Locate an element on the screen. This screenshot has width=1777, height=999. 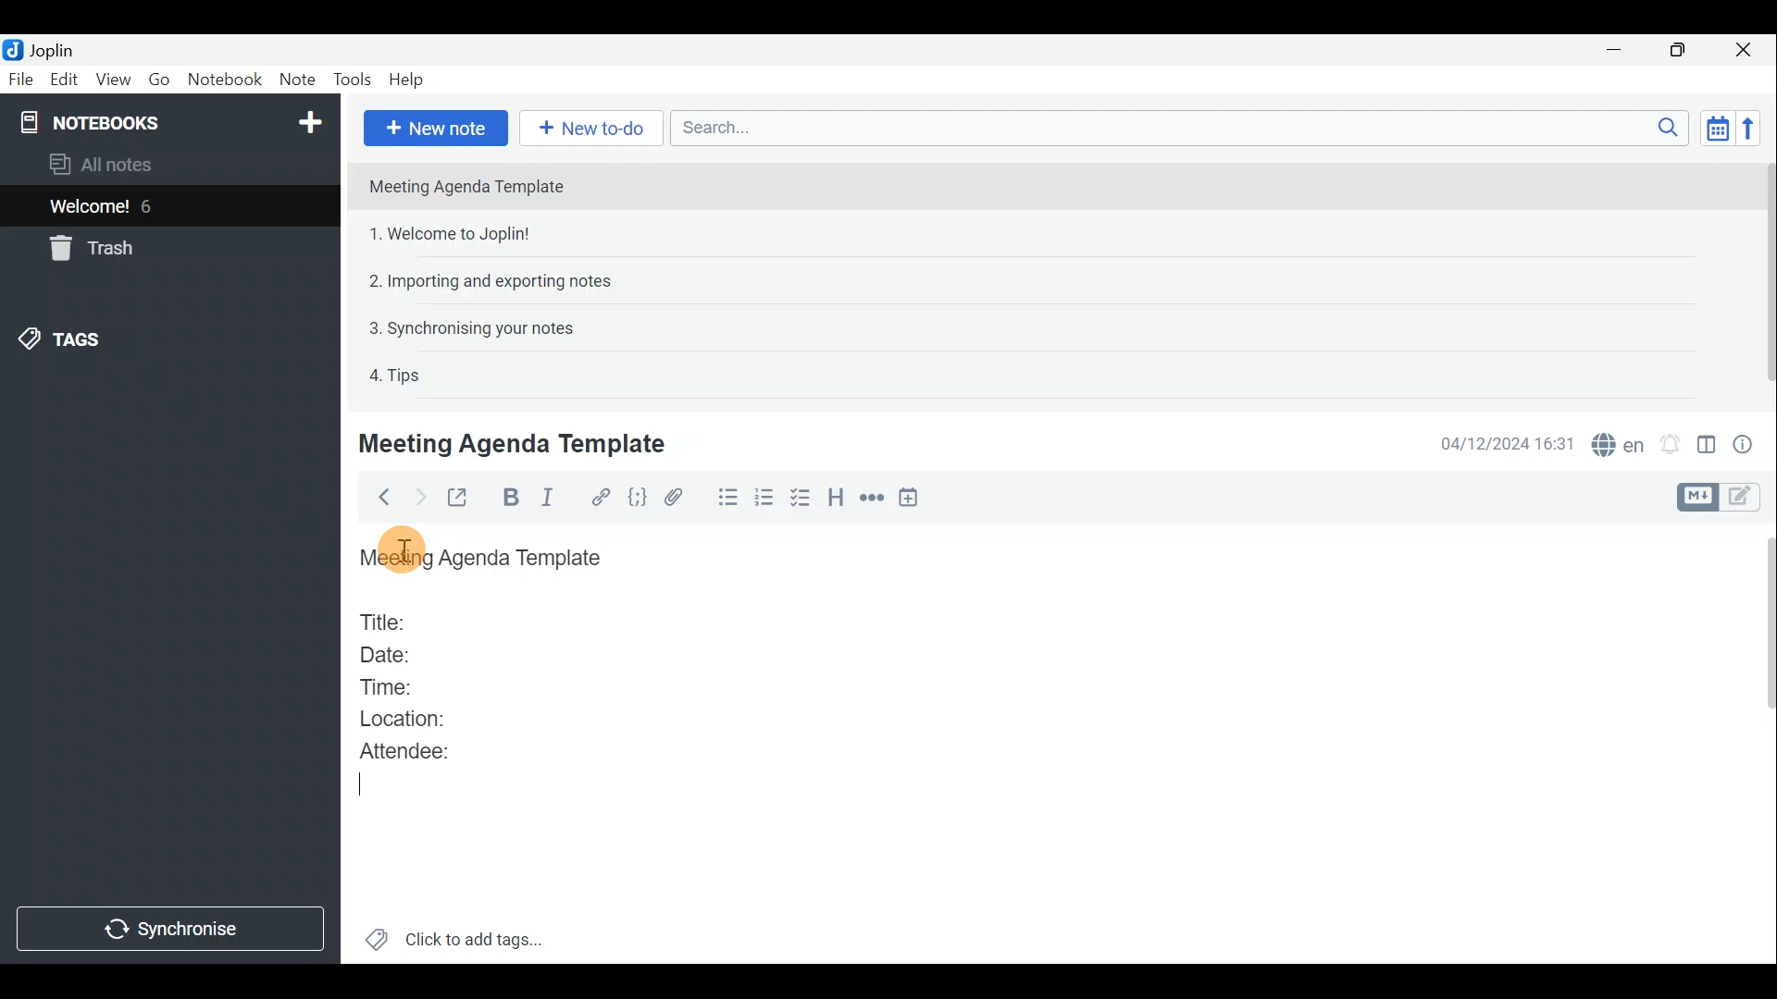
Location: is located at coordinates (409, 720).